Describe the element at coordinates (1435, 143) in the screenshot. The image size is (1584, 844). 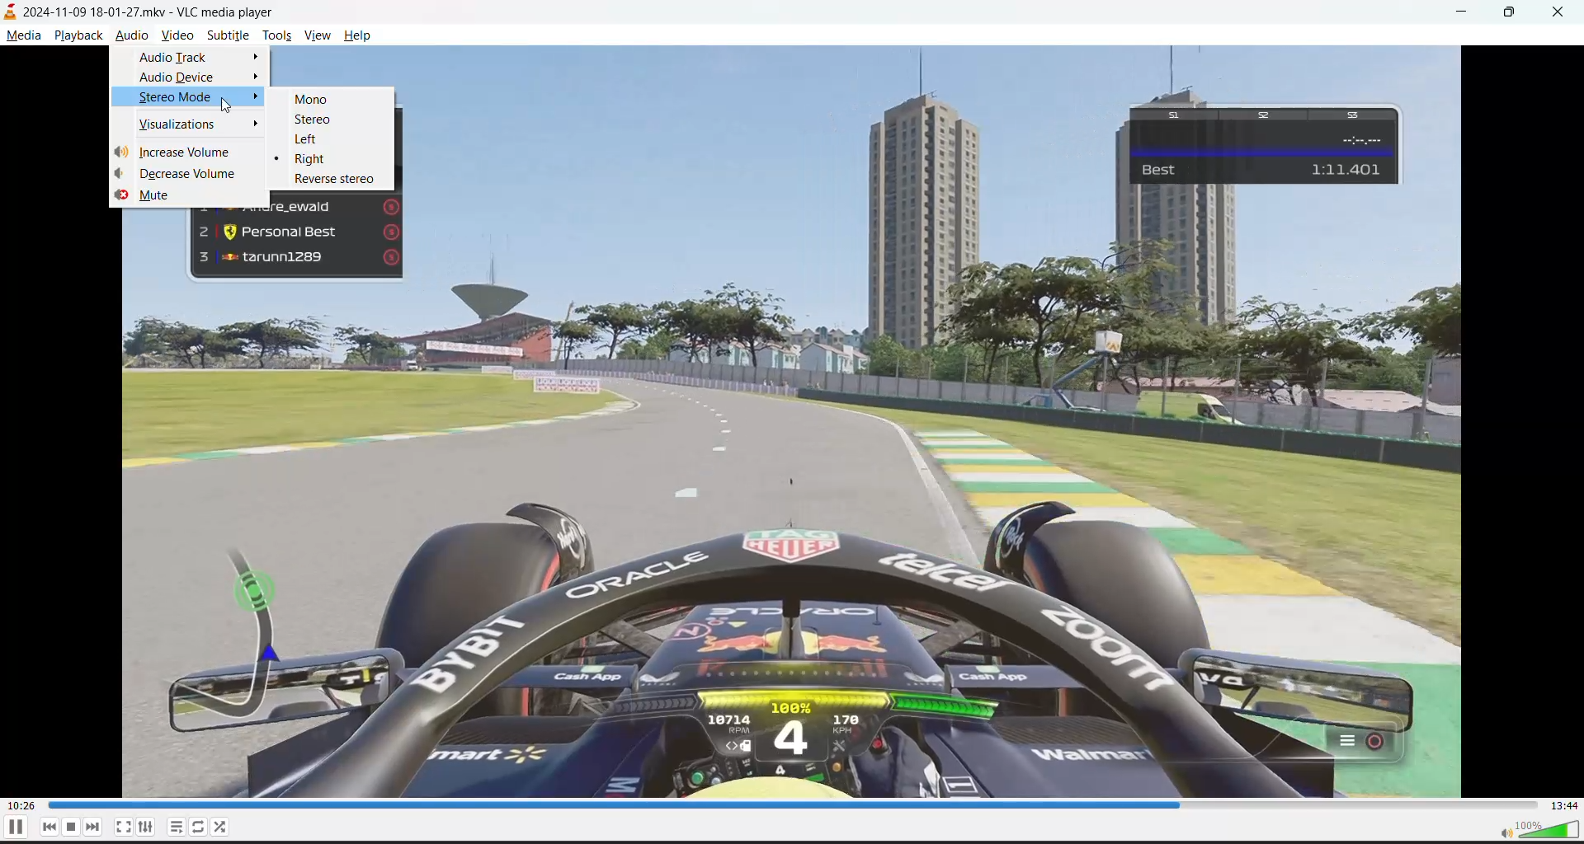
I see `preview` at that location.